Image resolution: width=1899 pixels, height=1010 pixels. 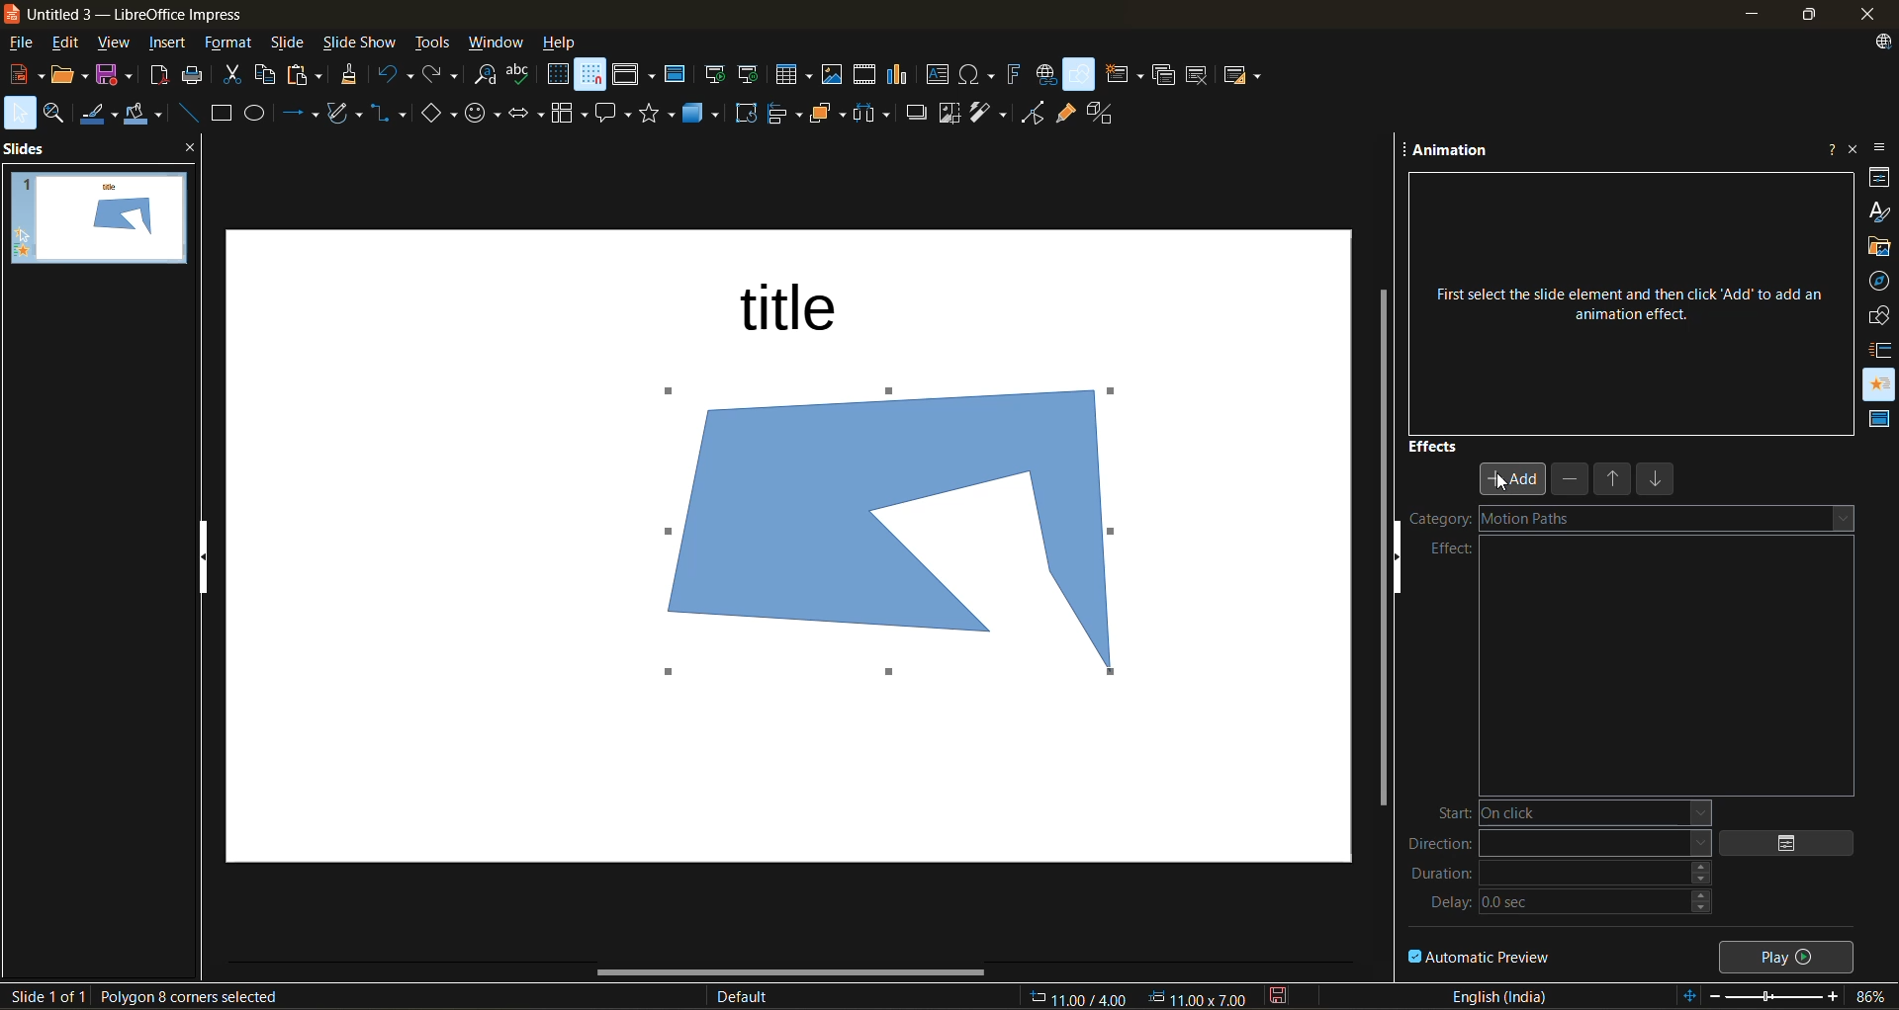 What do you see at coordinates (866, 75) in the screenshot?
I see `insert audio or video` at bounding box center [866, 75].